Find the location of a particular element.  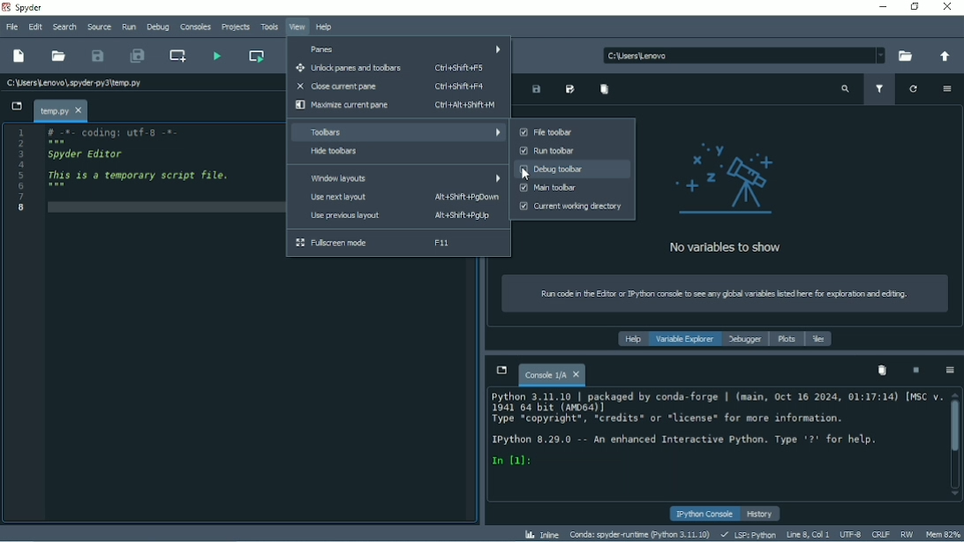

Instruction is located at coordinates (719, 294).